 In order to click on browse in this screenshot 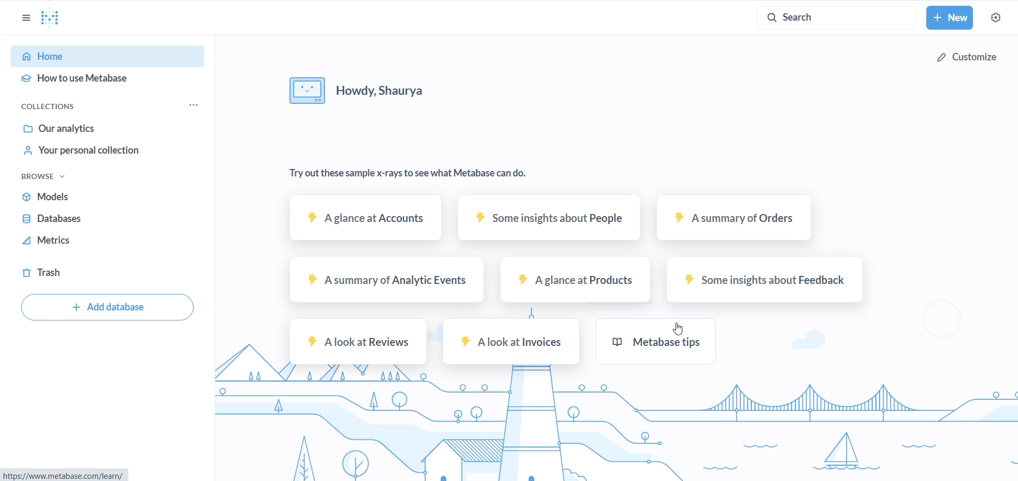, I will do `click(40, 176)`.